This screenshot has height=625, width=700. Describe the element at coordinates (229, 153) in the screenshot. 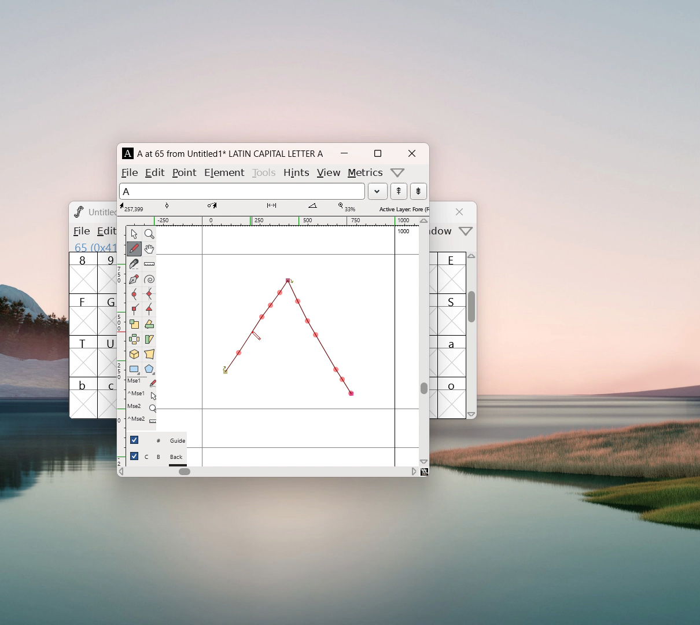

I see `A at 65 from Untitled1 LATIN CAPITAL LETTER A` at that location.